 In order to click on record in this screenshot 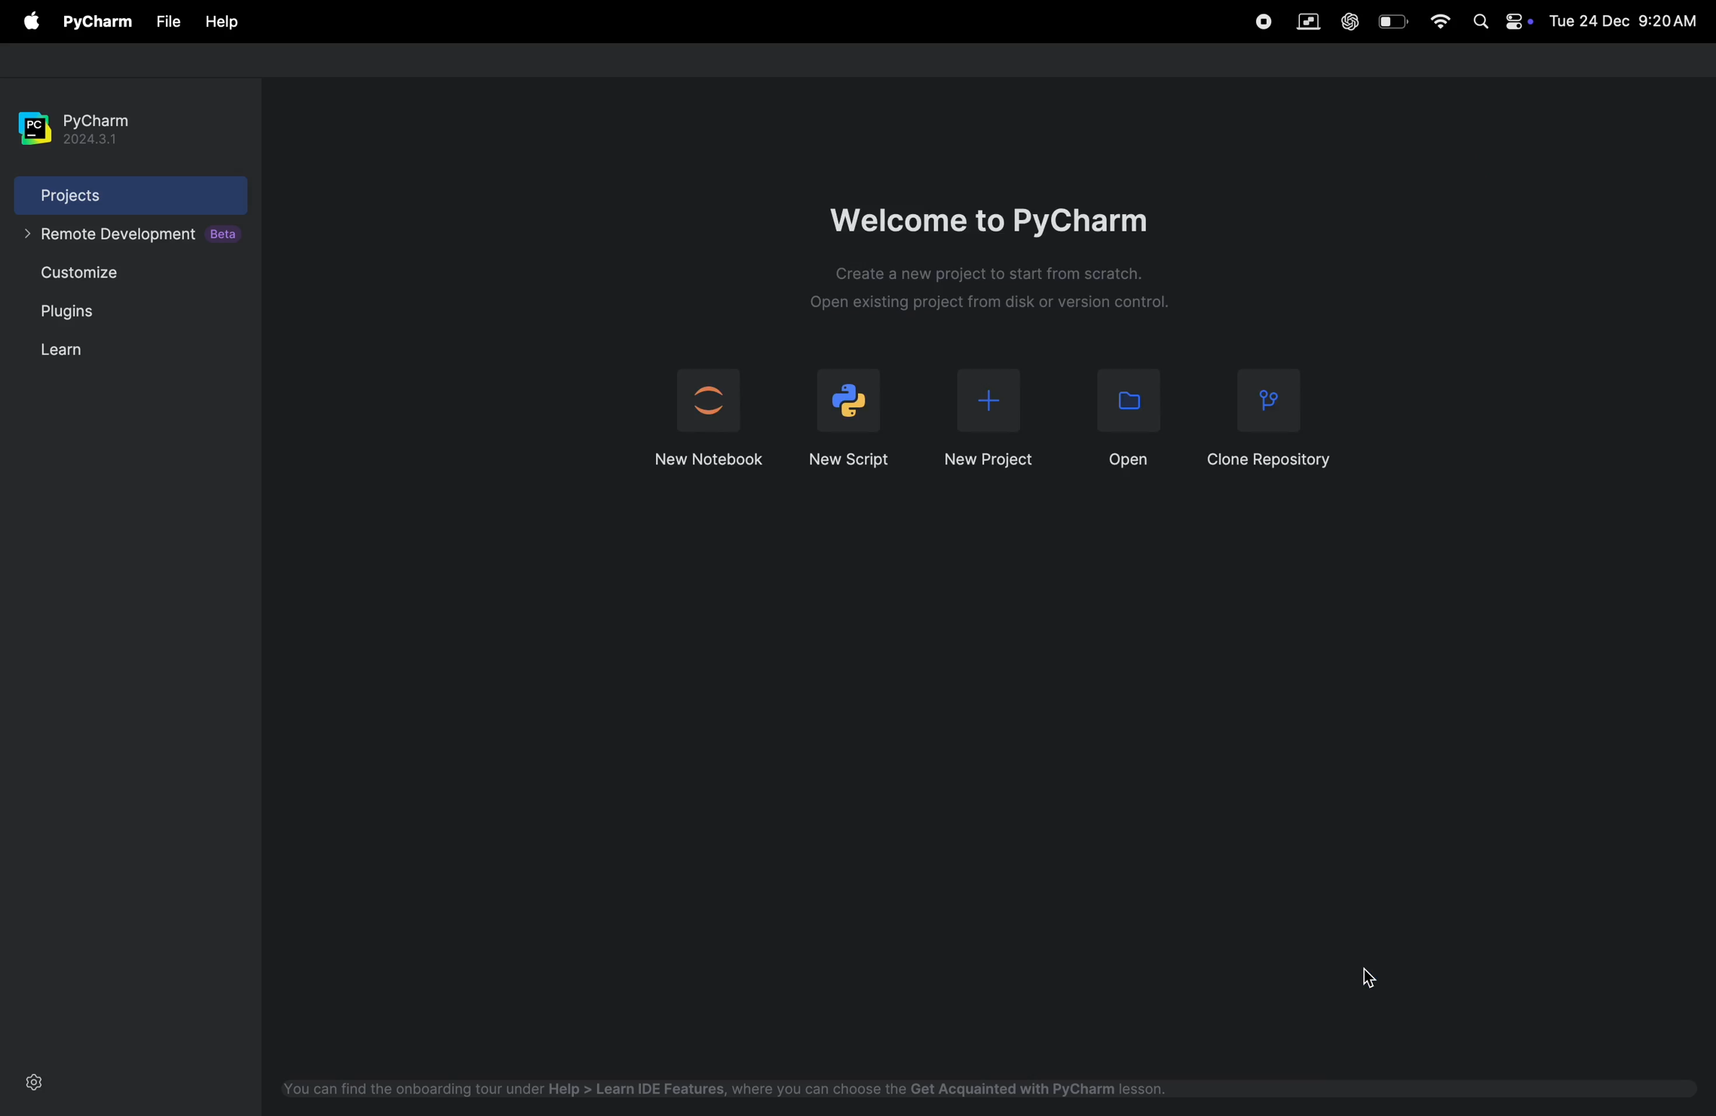, I will do `click(1255, 20)`.